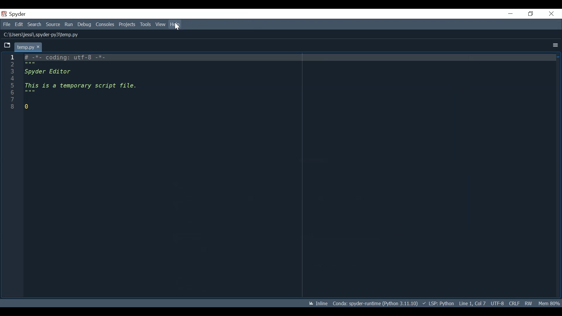 The image size is (562, 316). What do you see at coordinates (316, 304) in the screenshot?
I see `Inline` at bounding box center [316, 304].